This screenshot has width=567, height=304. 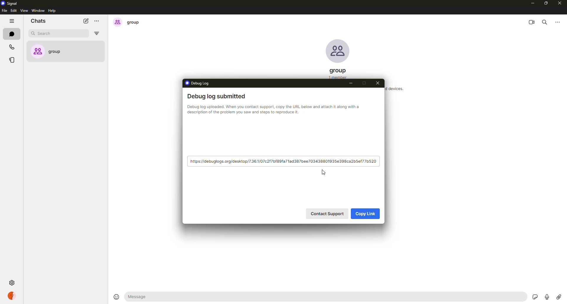 I want to click on chats, so click(x=40, y=21).